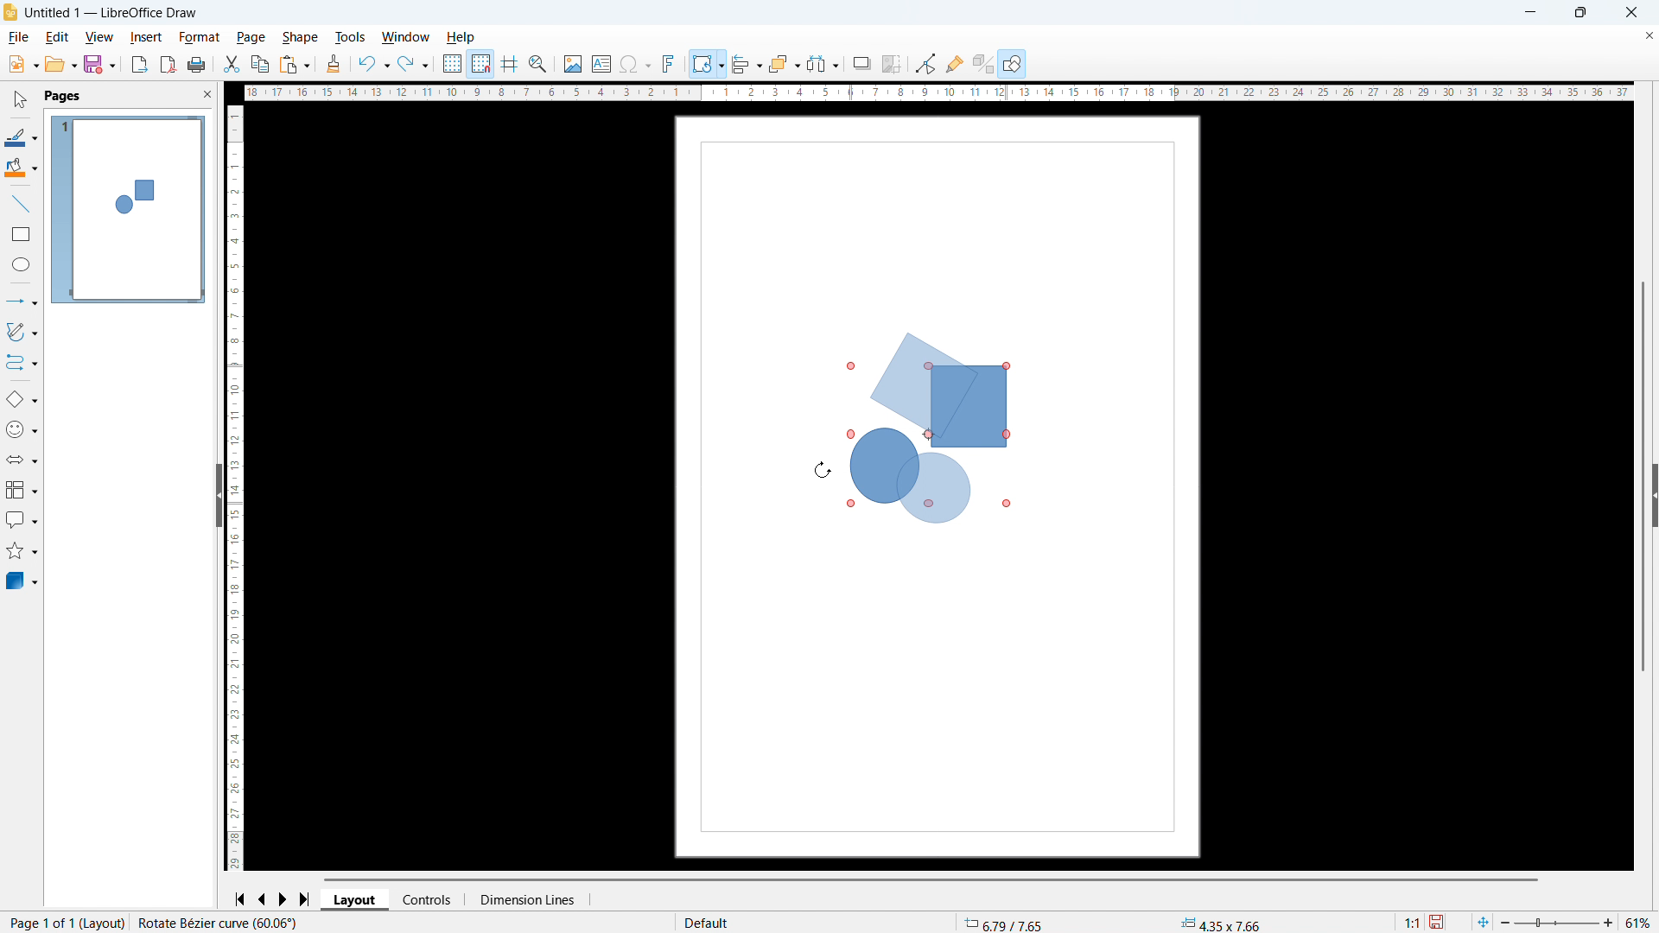  Describe the element at coordinates (1482, 923) in the screenshot. I see `Fit to page ` at that location.